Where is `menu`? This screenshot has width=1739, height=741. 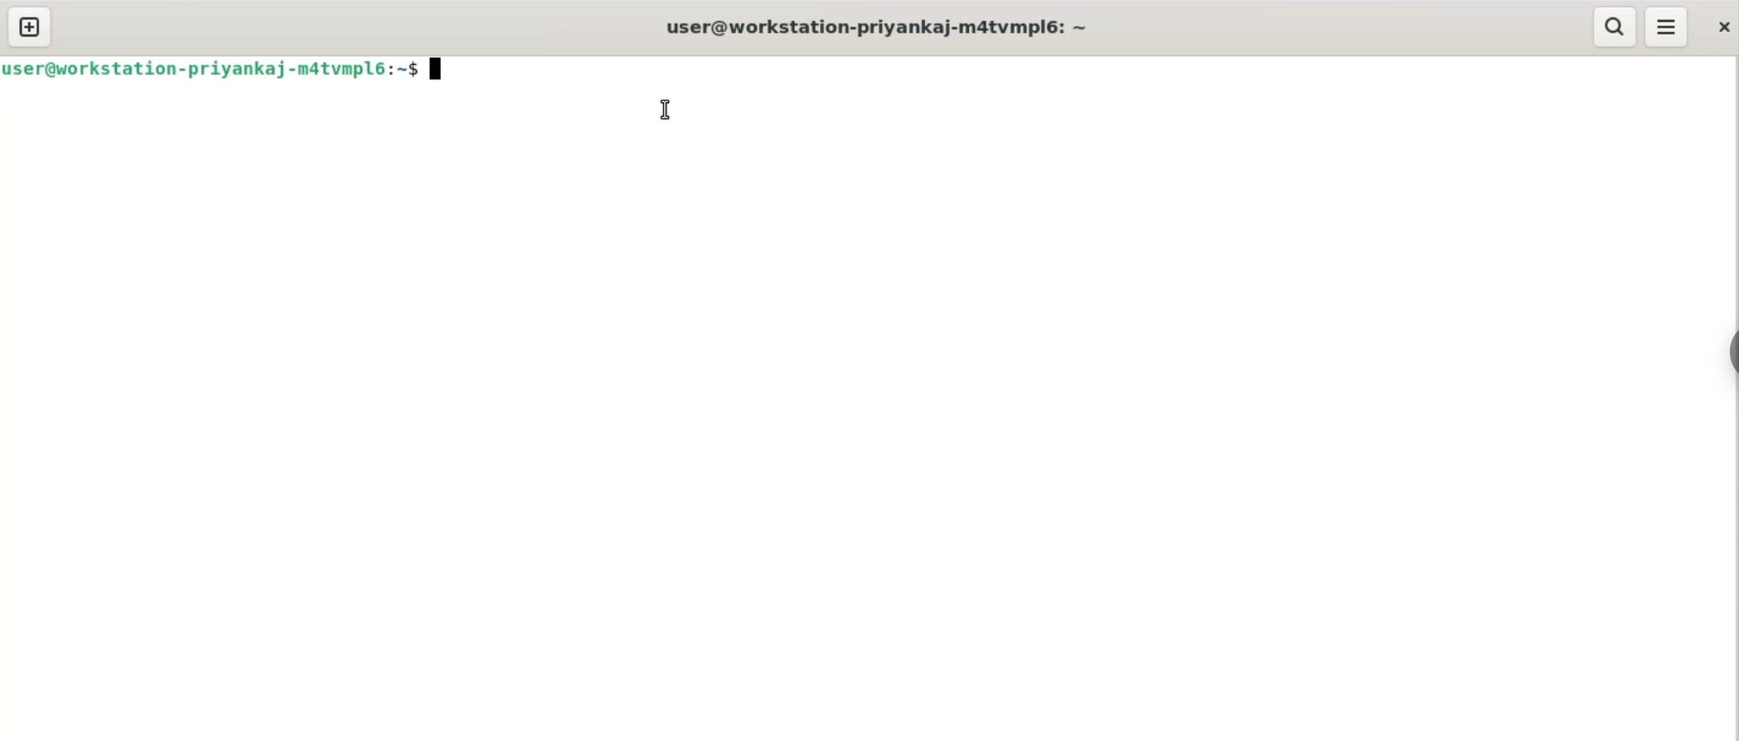
menu is located at coordinates (1668, 28).